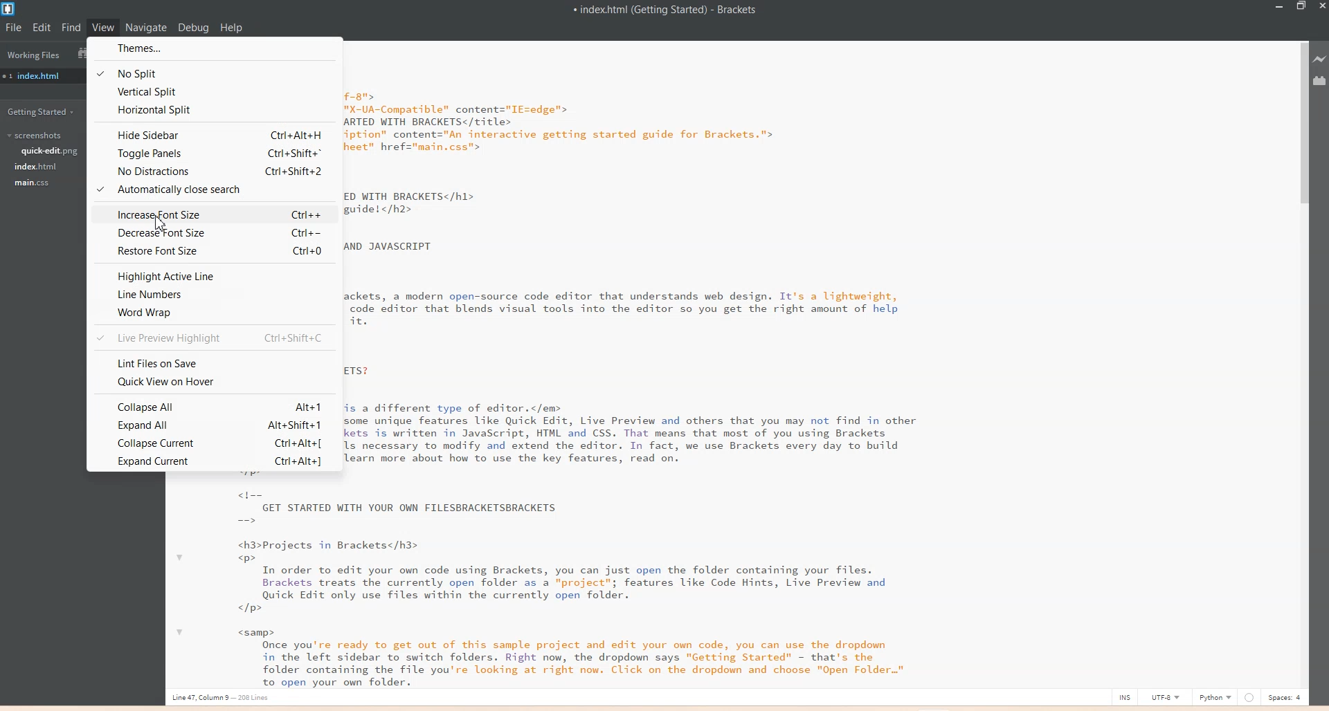  I want to click on Themes, so click(213, 47).